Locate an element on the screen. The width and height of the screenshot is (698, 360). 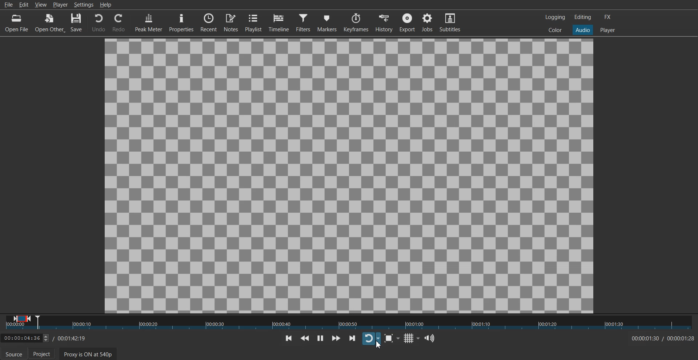
Peak Meter is located at coordinates (148, 22).